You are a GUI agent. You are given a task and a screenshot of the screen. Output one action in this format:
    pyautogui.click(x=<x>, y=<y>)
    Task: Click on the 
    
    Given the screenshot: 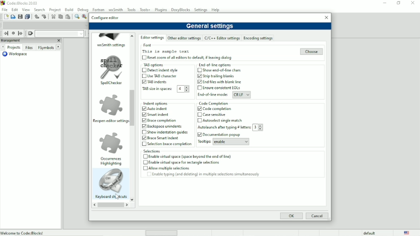 What is the action you would take?
    pyautogui.click(x=199, y=108)
    